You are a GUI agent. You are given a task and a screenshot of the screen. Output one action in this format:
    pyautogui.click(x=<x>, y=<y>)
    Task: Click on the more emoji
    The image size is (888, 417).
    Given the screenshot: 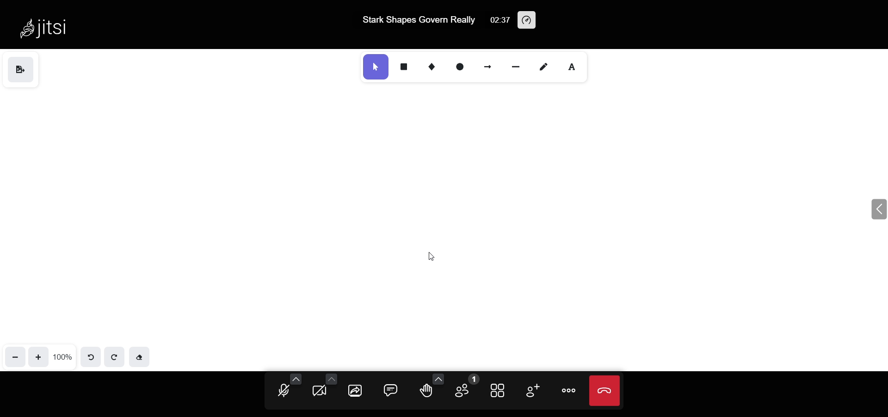 What is the action you would take?
    pyautogui.click(x=437, y=379)
    